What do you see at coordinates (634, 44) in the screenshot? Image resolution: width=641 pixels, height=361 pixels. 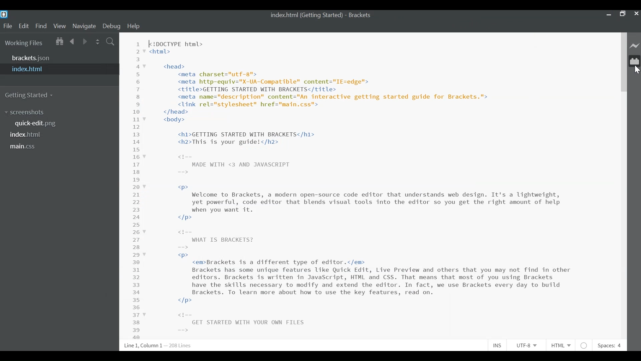 I see `Live Preview` at bounding box center [634, 44].